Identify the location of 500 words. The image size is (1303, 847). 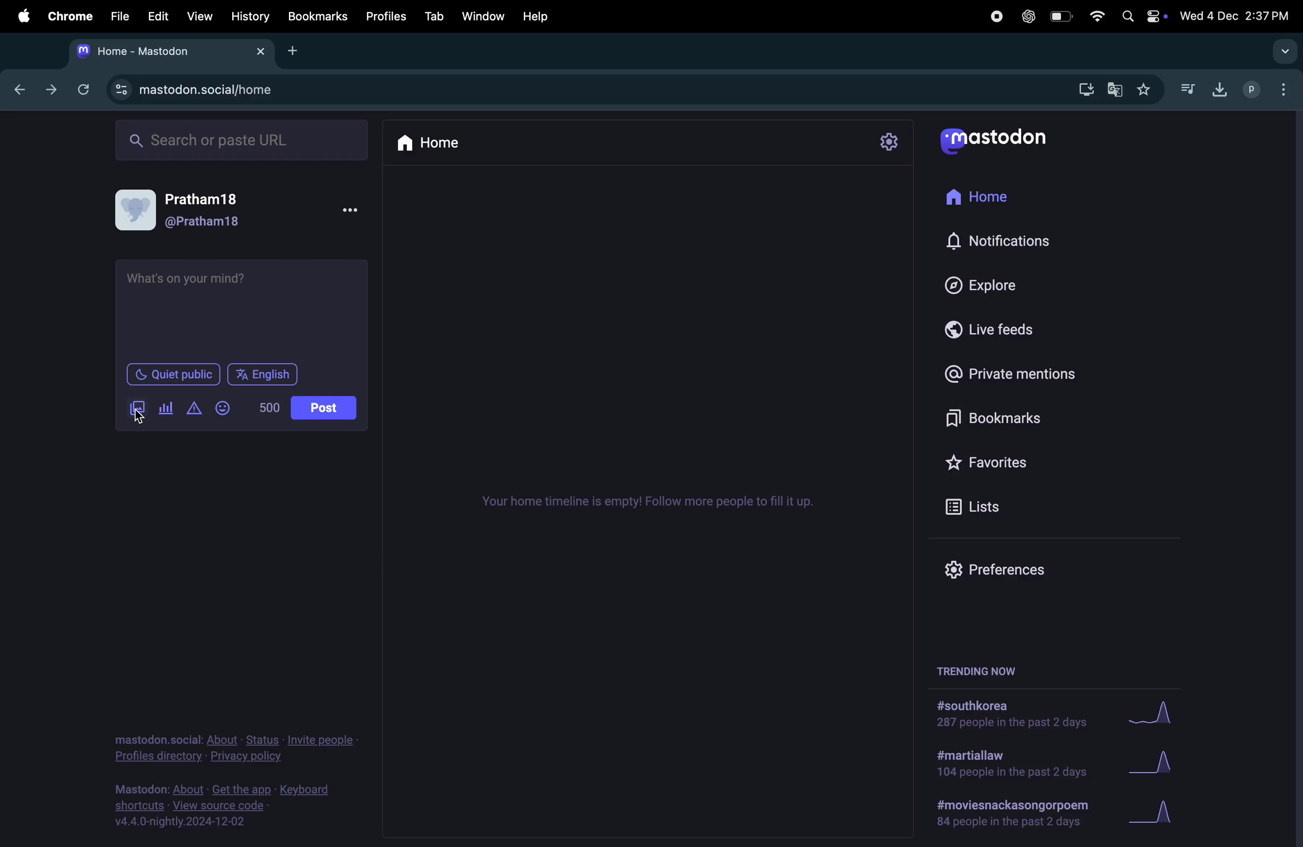
(267, 407).